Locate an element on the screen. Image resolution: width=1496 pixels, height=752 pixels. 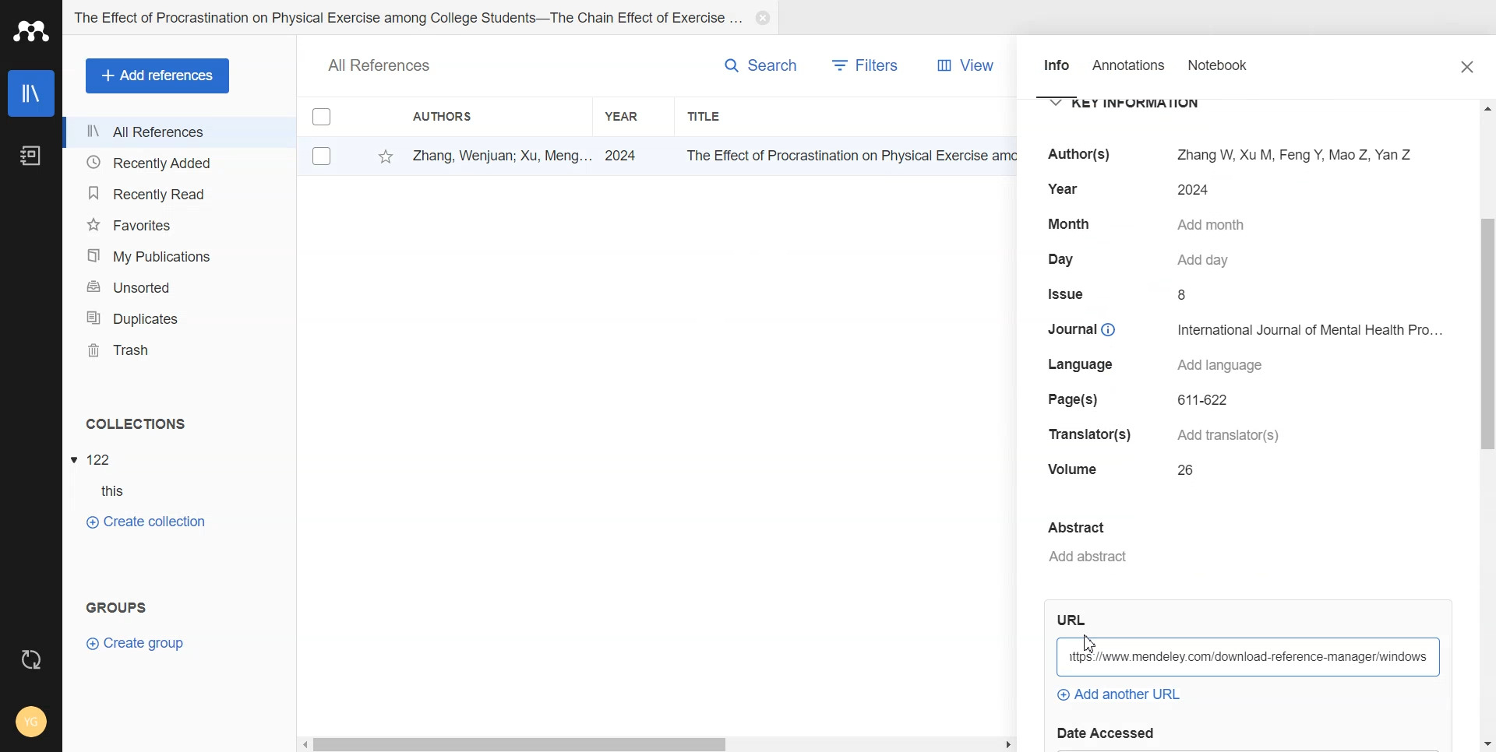
URL is located at coordinates (1075, 622).